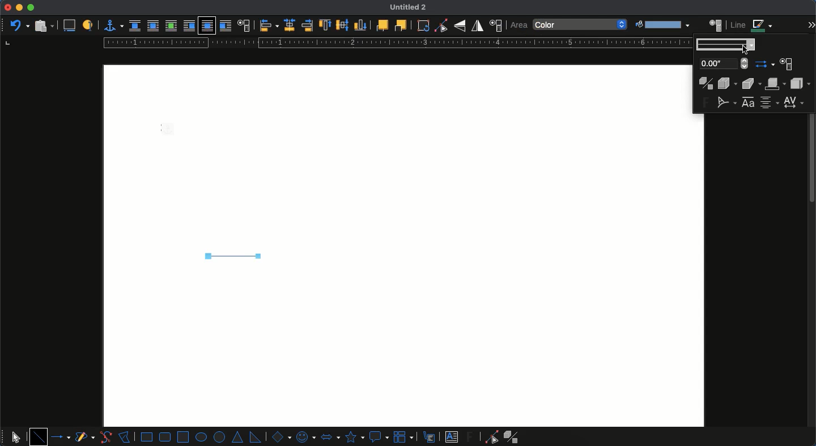  Describe the element at coordinates (661, 25) in the screenshot. I see `fill color` at that location.